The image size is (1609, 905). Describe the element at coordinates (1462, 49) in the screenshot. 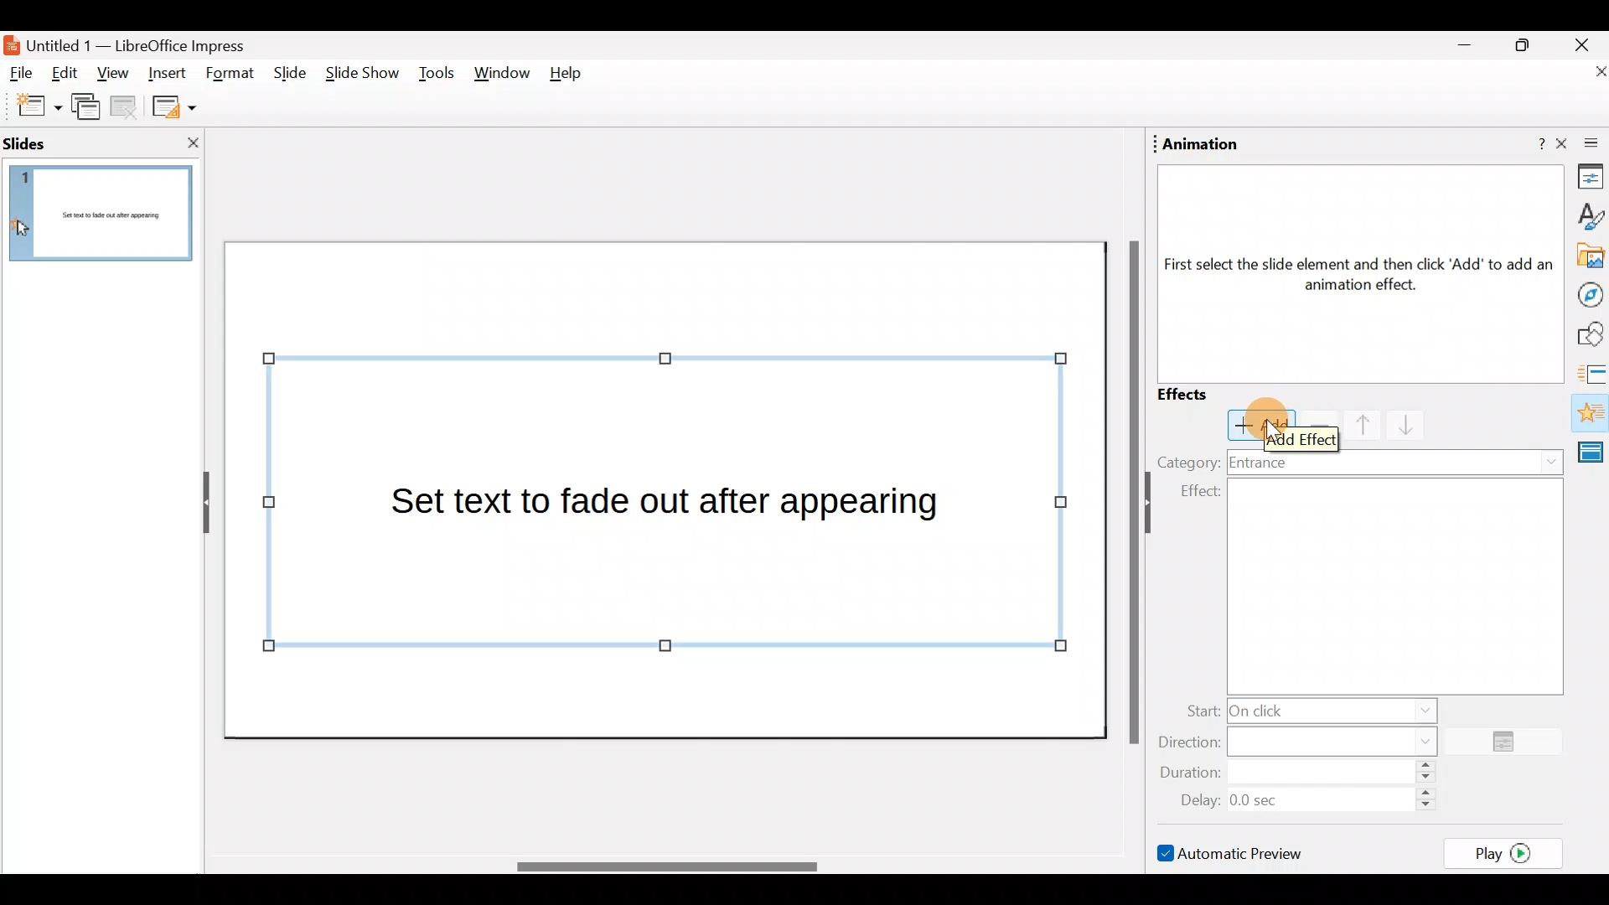

I see `Minimise` at that location.